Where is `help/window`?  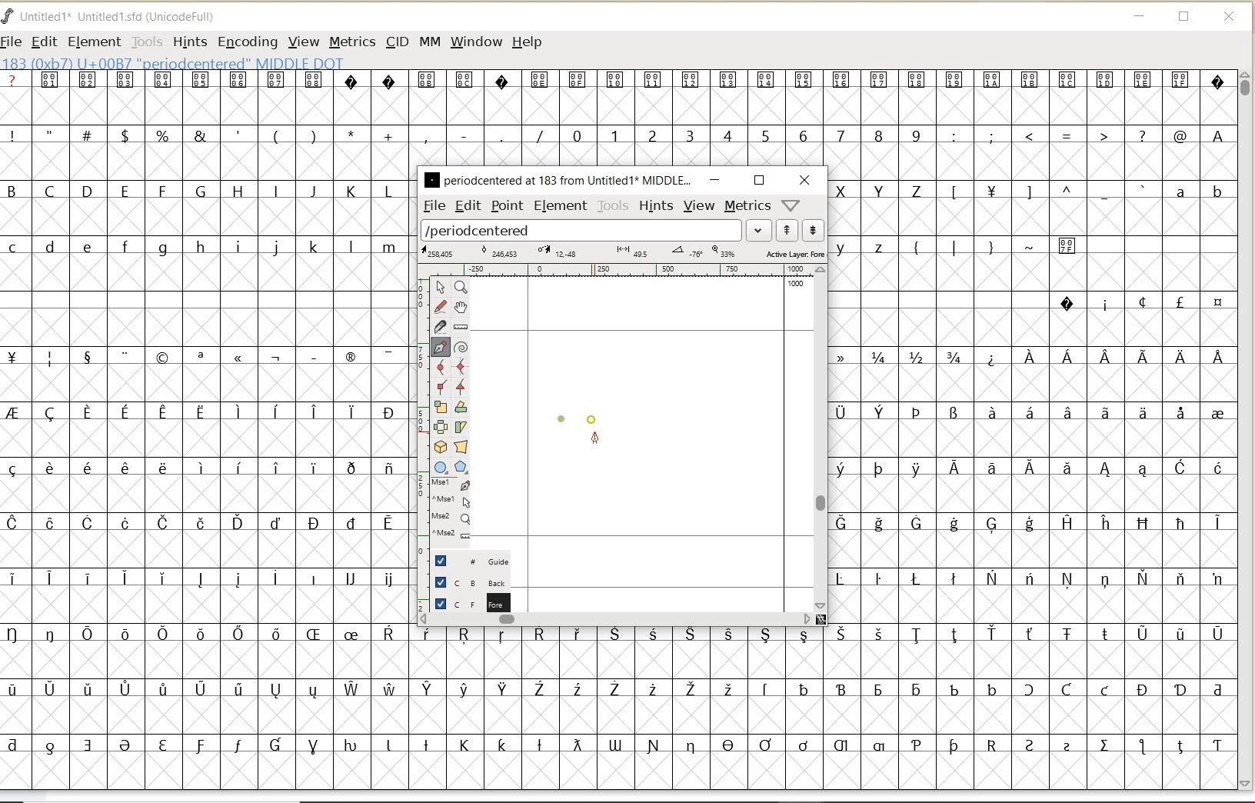 help/window is located at coordinates (790, 205).